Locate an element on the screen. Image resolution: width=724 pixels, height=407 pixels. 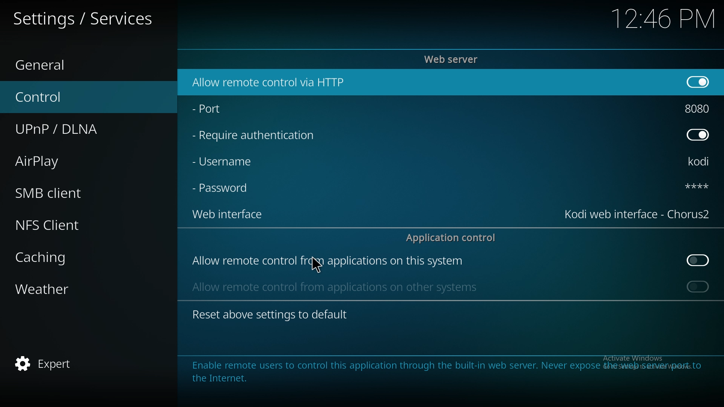
off is located at coordinates (699, 260).